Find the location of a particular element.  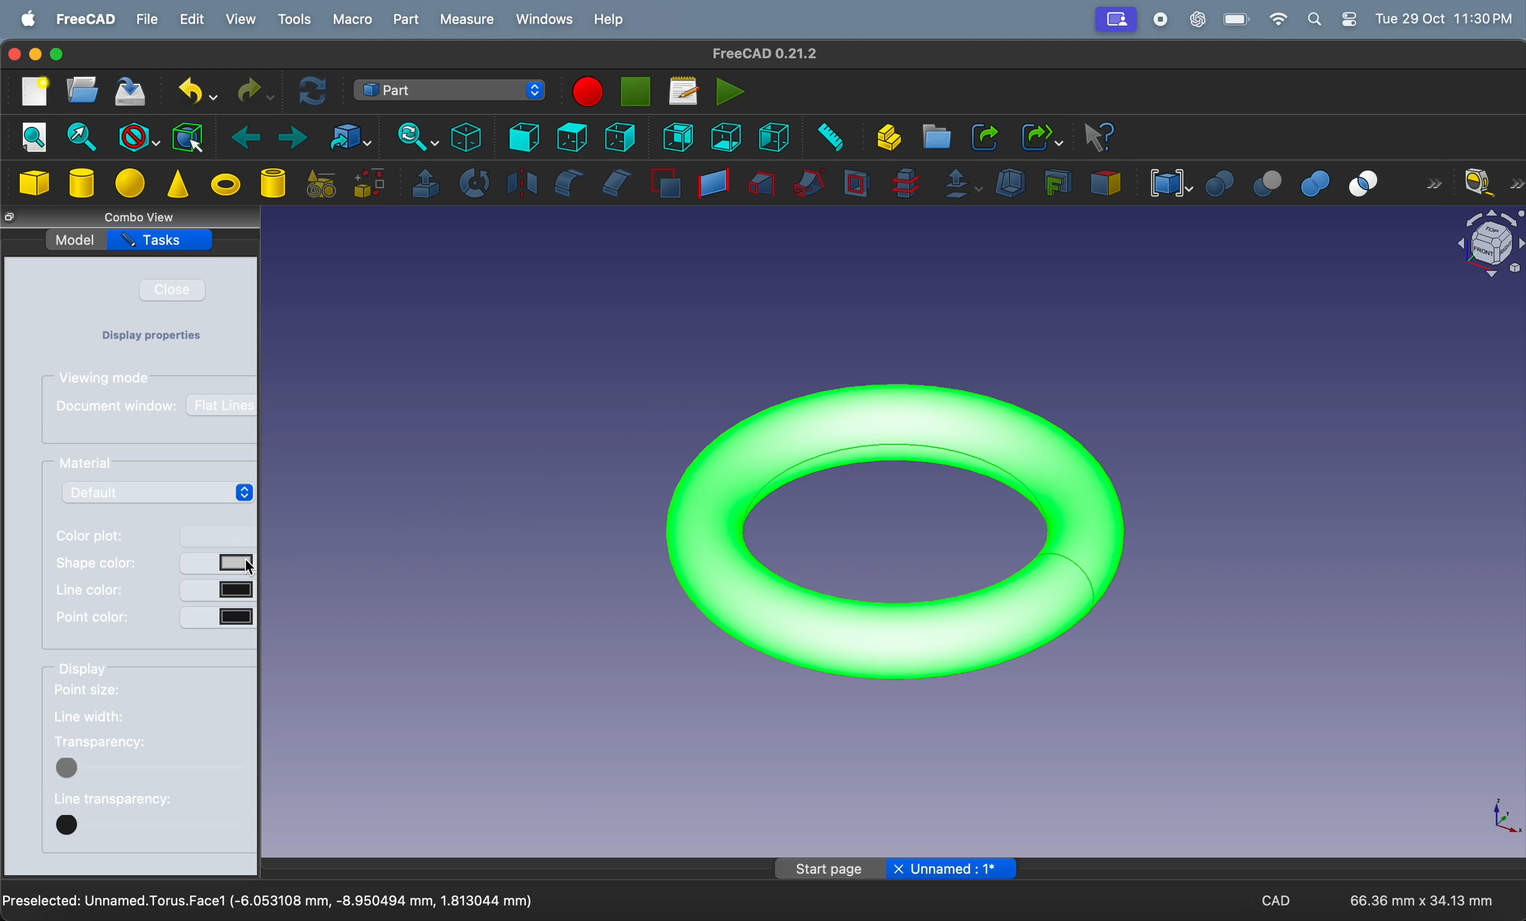

cylinder is located at coordinates (274, 184).